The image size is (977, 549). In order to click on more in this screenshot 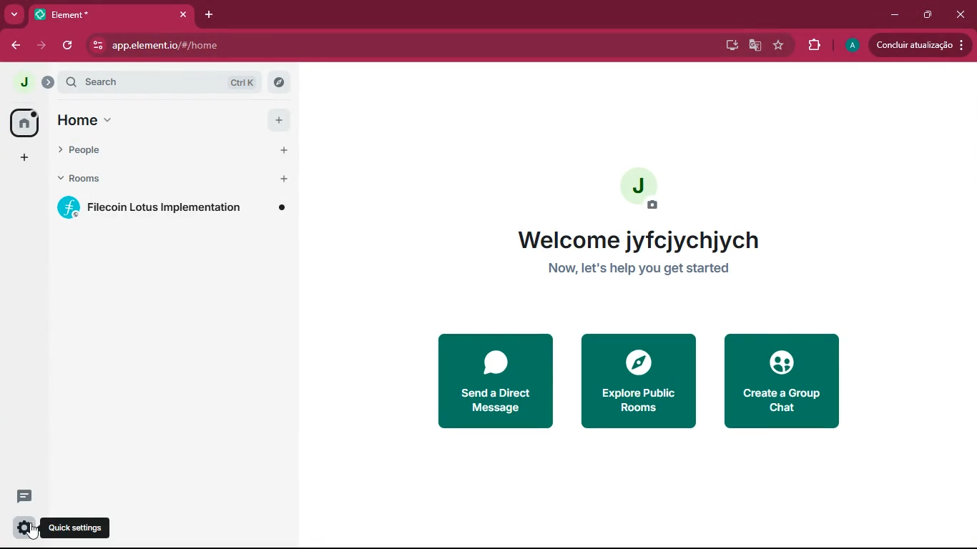, I will do `click(14, 15)`.